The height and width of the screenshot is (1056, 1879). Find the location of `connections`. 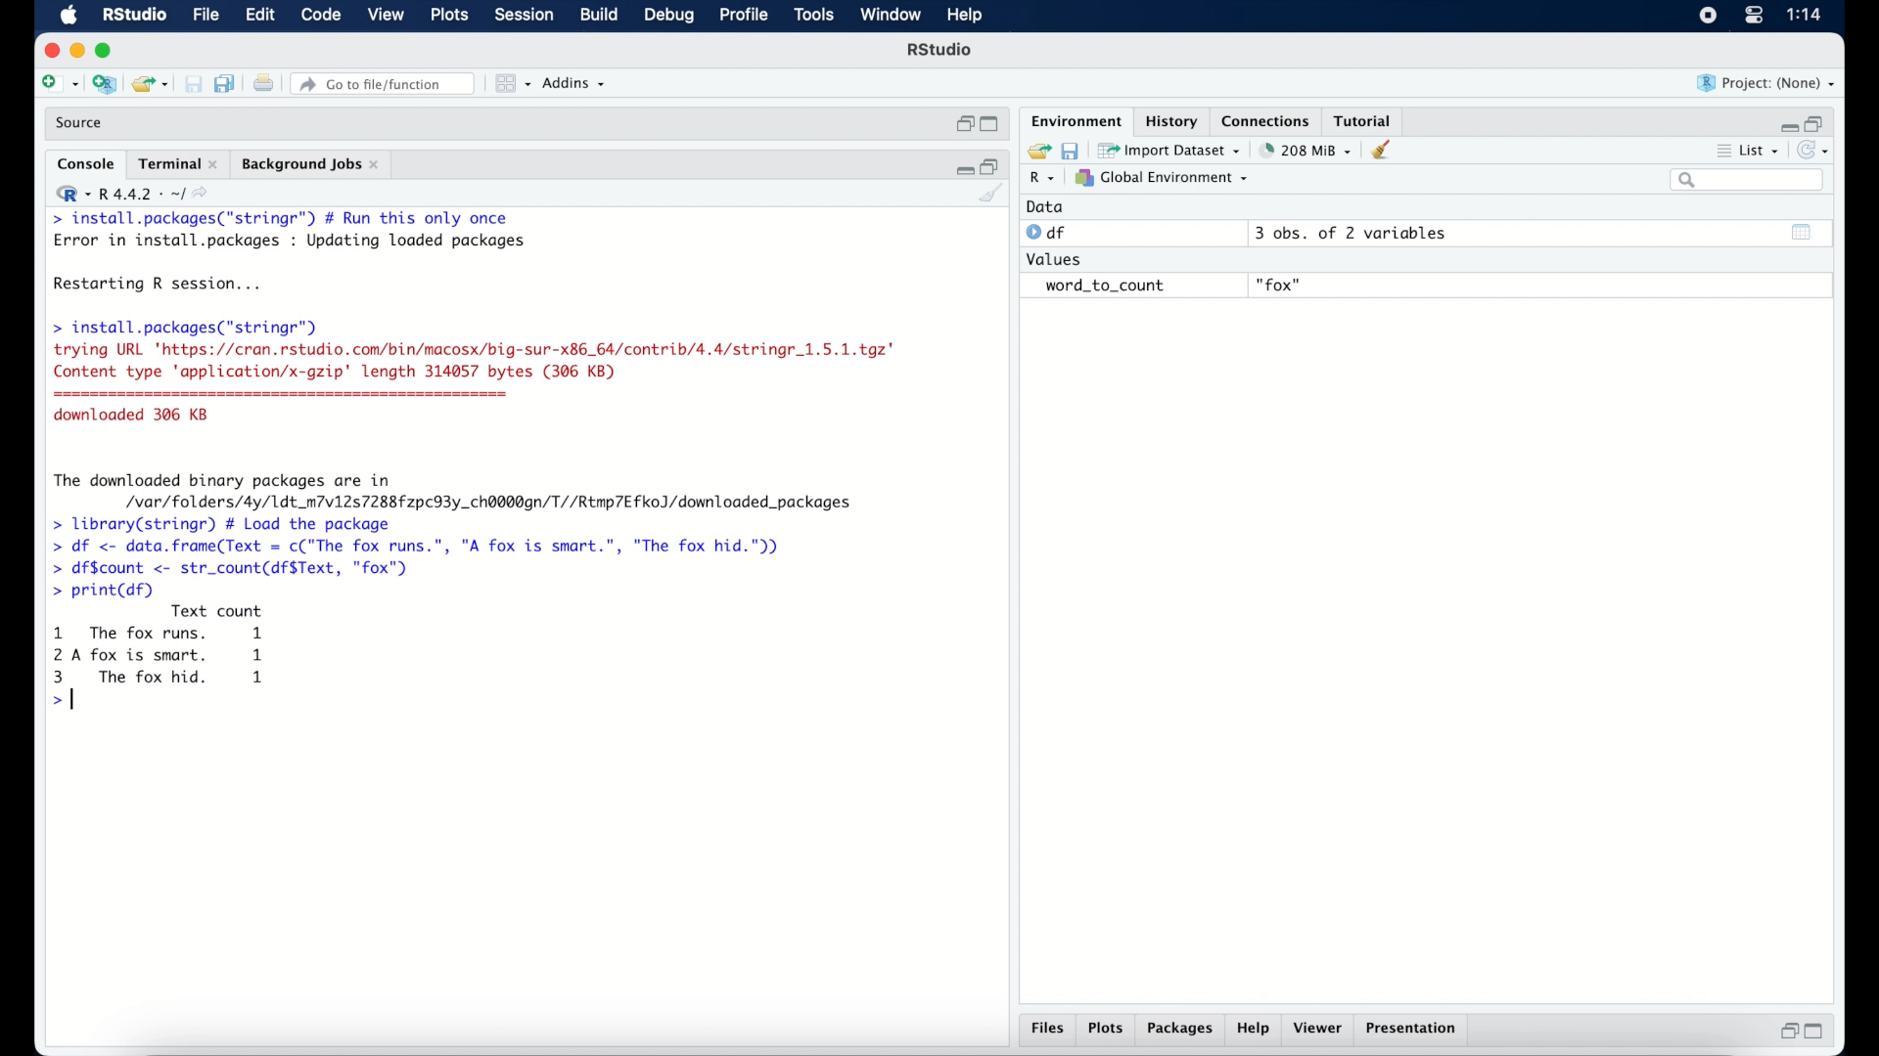

connections is located at coordinates (1268, 119).